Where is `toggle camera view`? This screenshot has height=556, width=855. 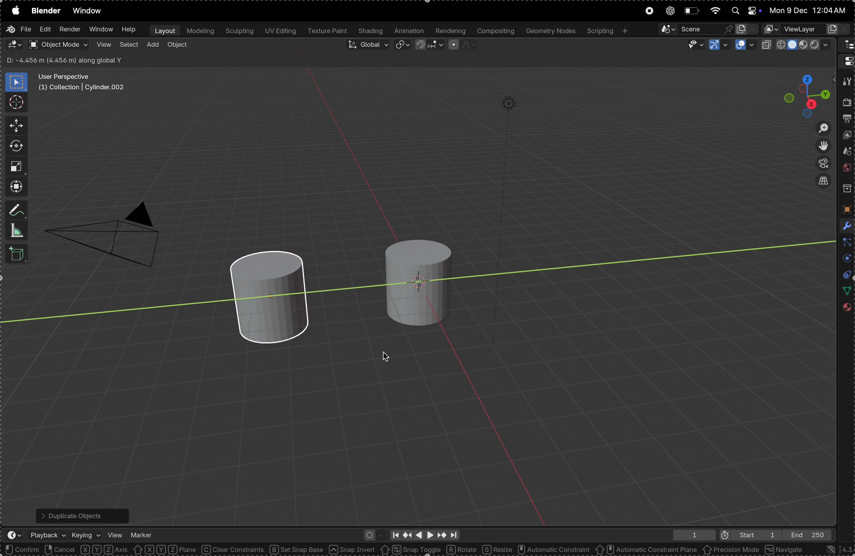 toggle camera view is located at coordinates (821, 164).